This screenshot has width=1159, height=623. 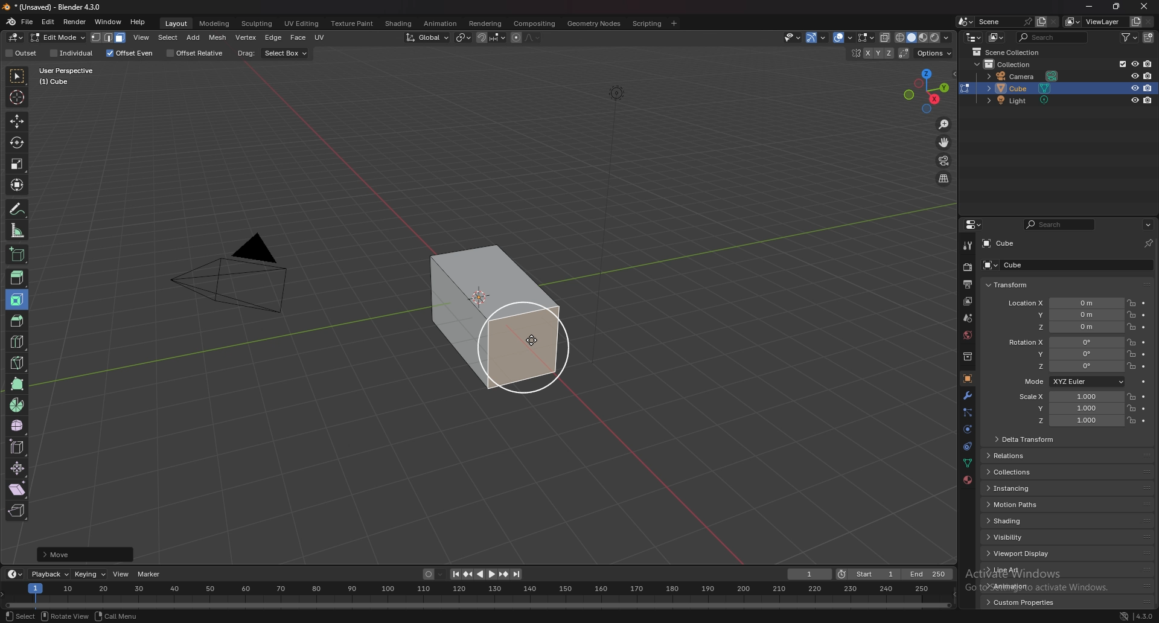 What do you see at coordinates (18, 278) in the screenshot?
I see `extrude region` at bounding box center [18, 278].